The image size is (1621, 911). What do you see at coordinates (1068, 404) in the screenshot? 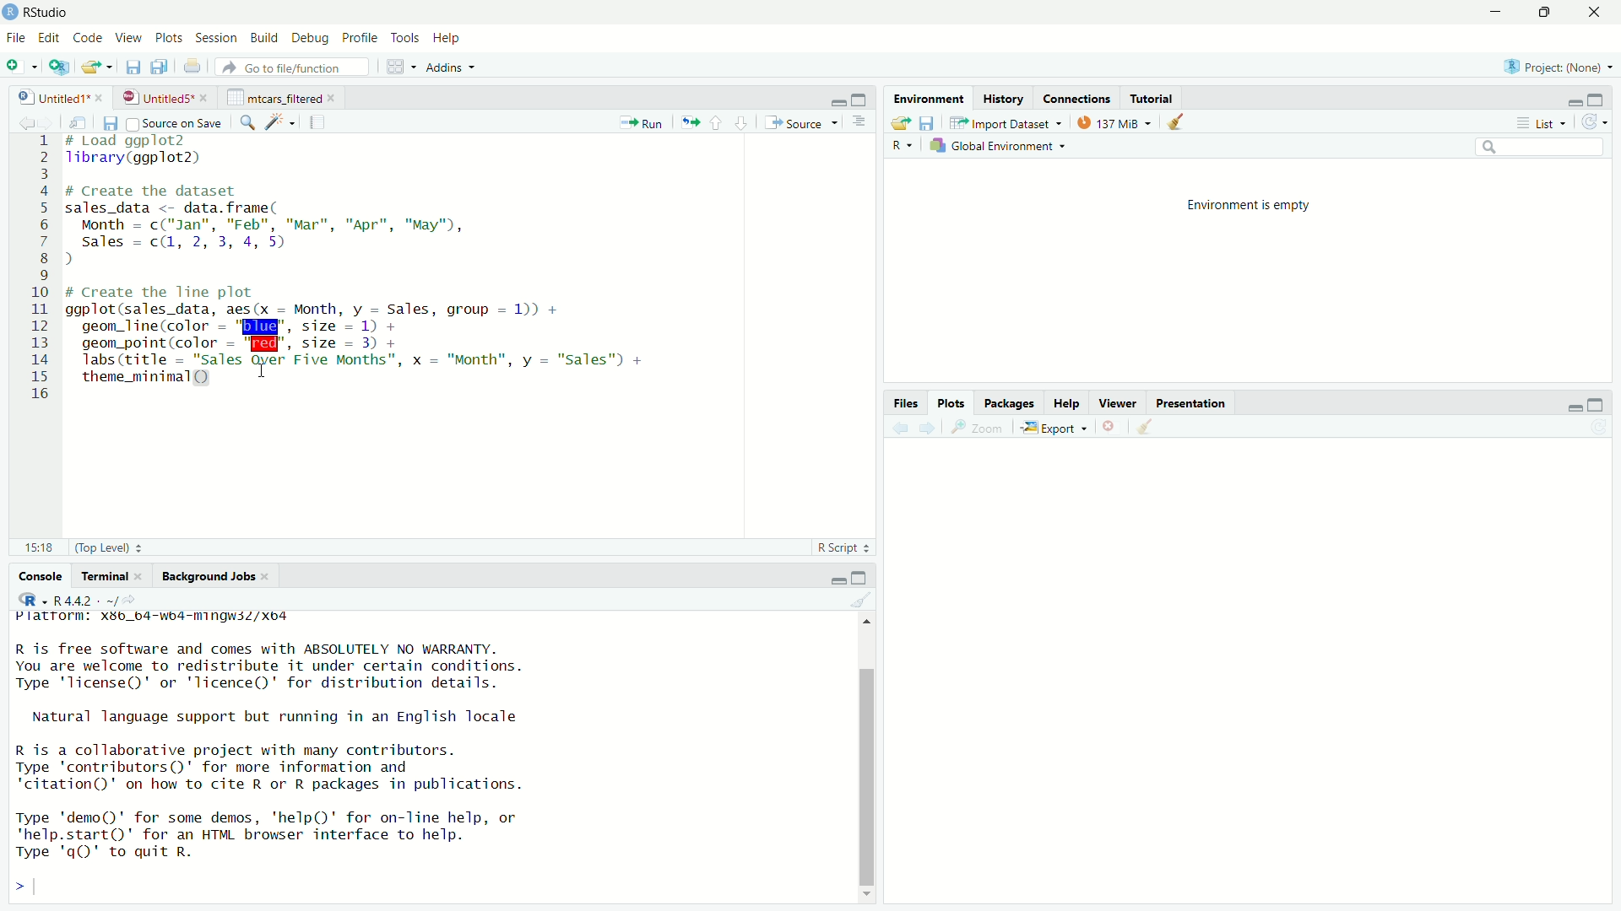
I see `help` at bounding box center [1068, 404].